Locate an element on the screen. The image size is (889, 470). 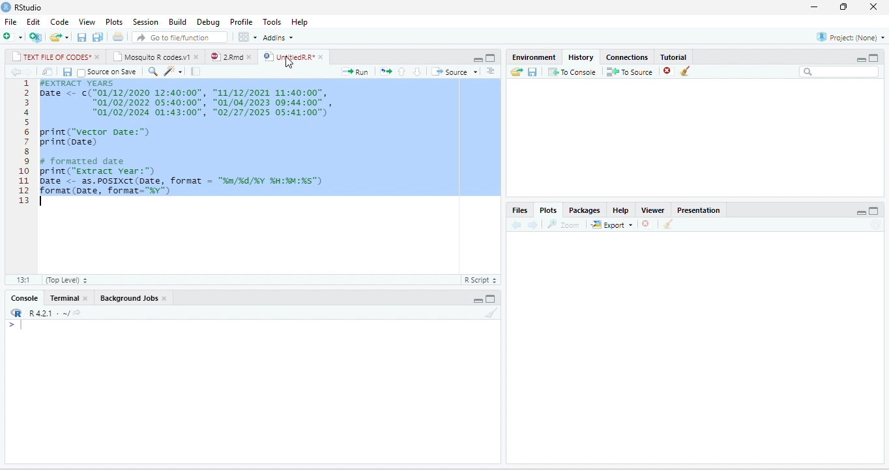
Build is located at coordinates (178, 22).